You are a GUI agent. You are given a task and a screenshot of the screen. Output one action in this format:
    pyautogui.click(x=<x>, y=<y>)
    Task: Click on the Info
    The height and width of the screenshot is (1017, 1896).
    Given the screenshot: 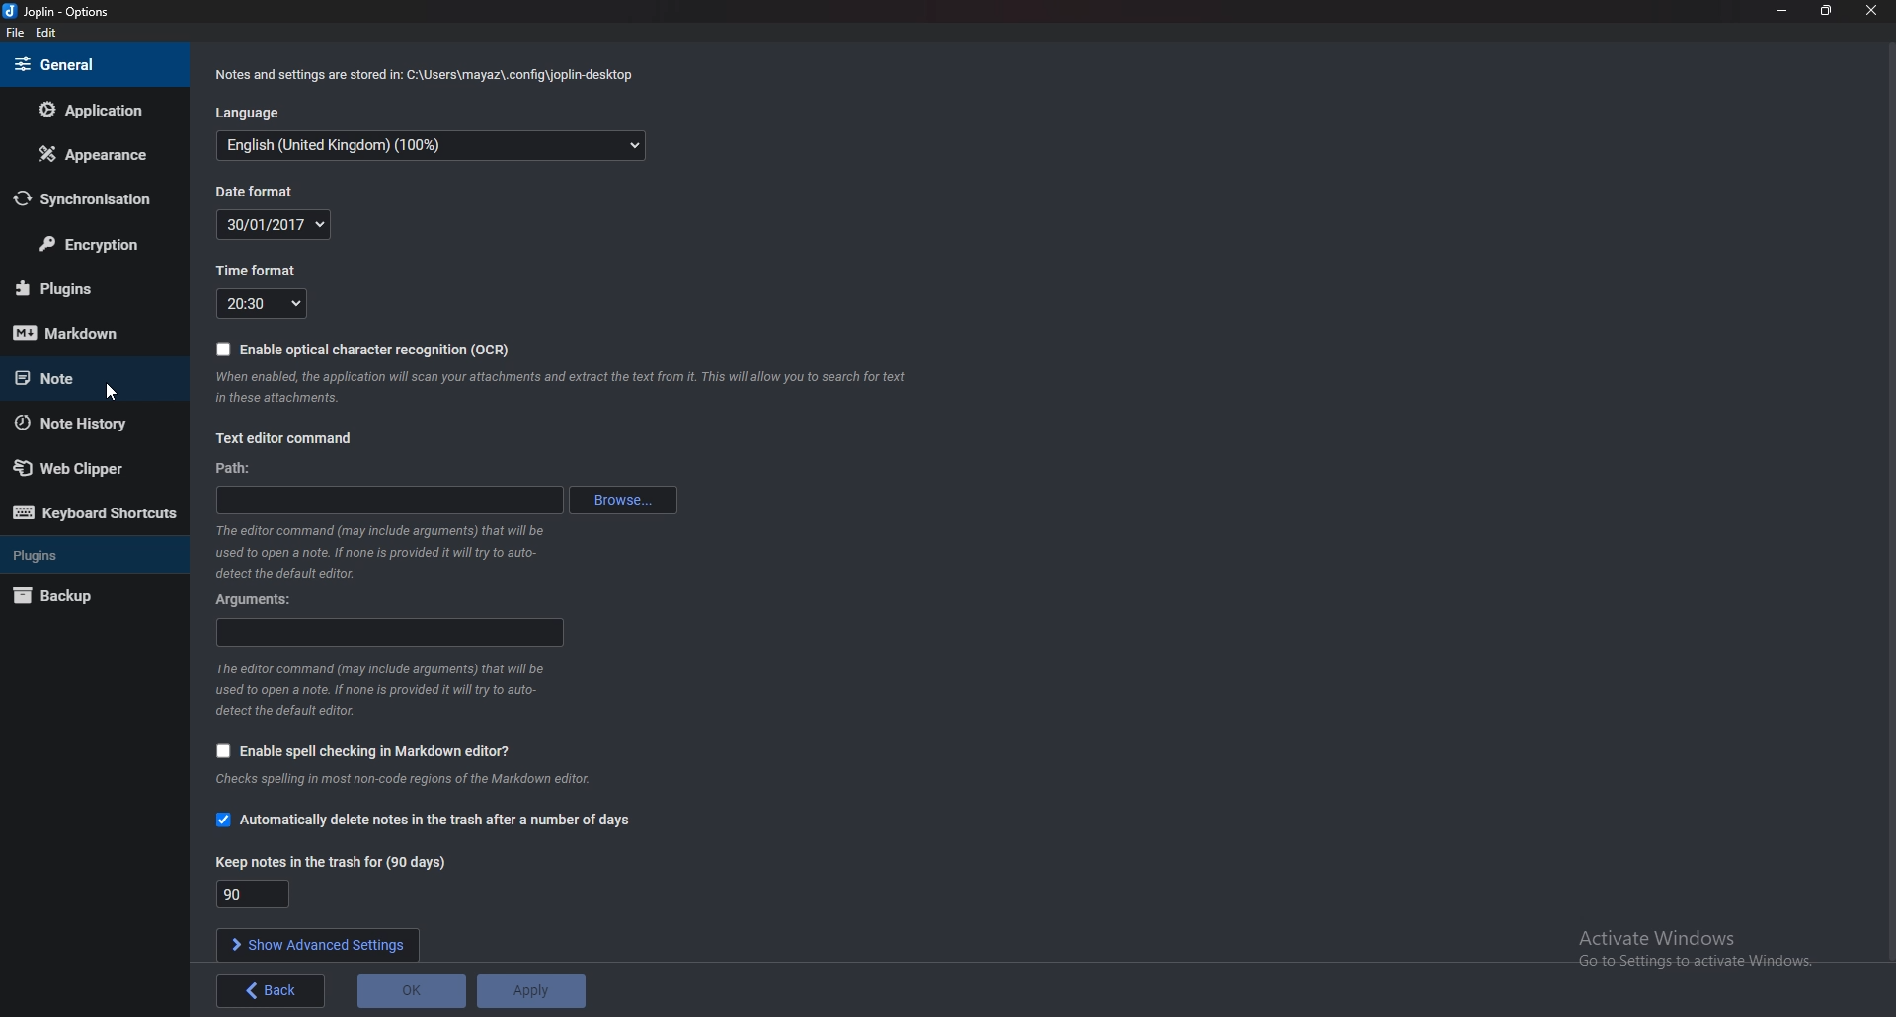 What is the action you would take?
    pyautogui.click(x=565, y=388)
    